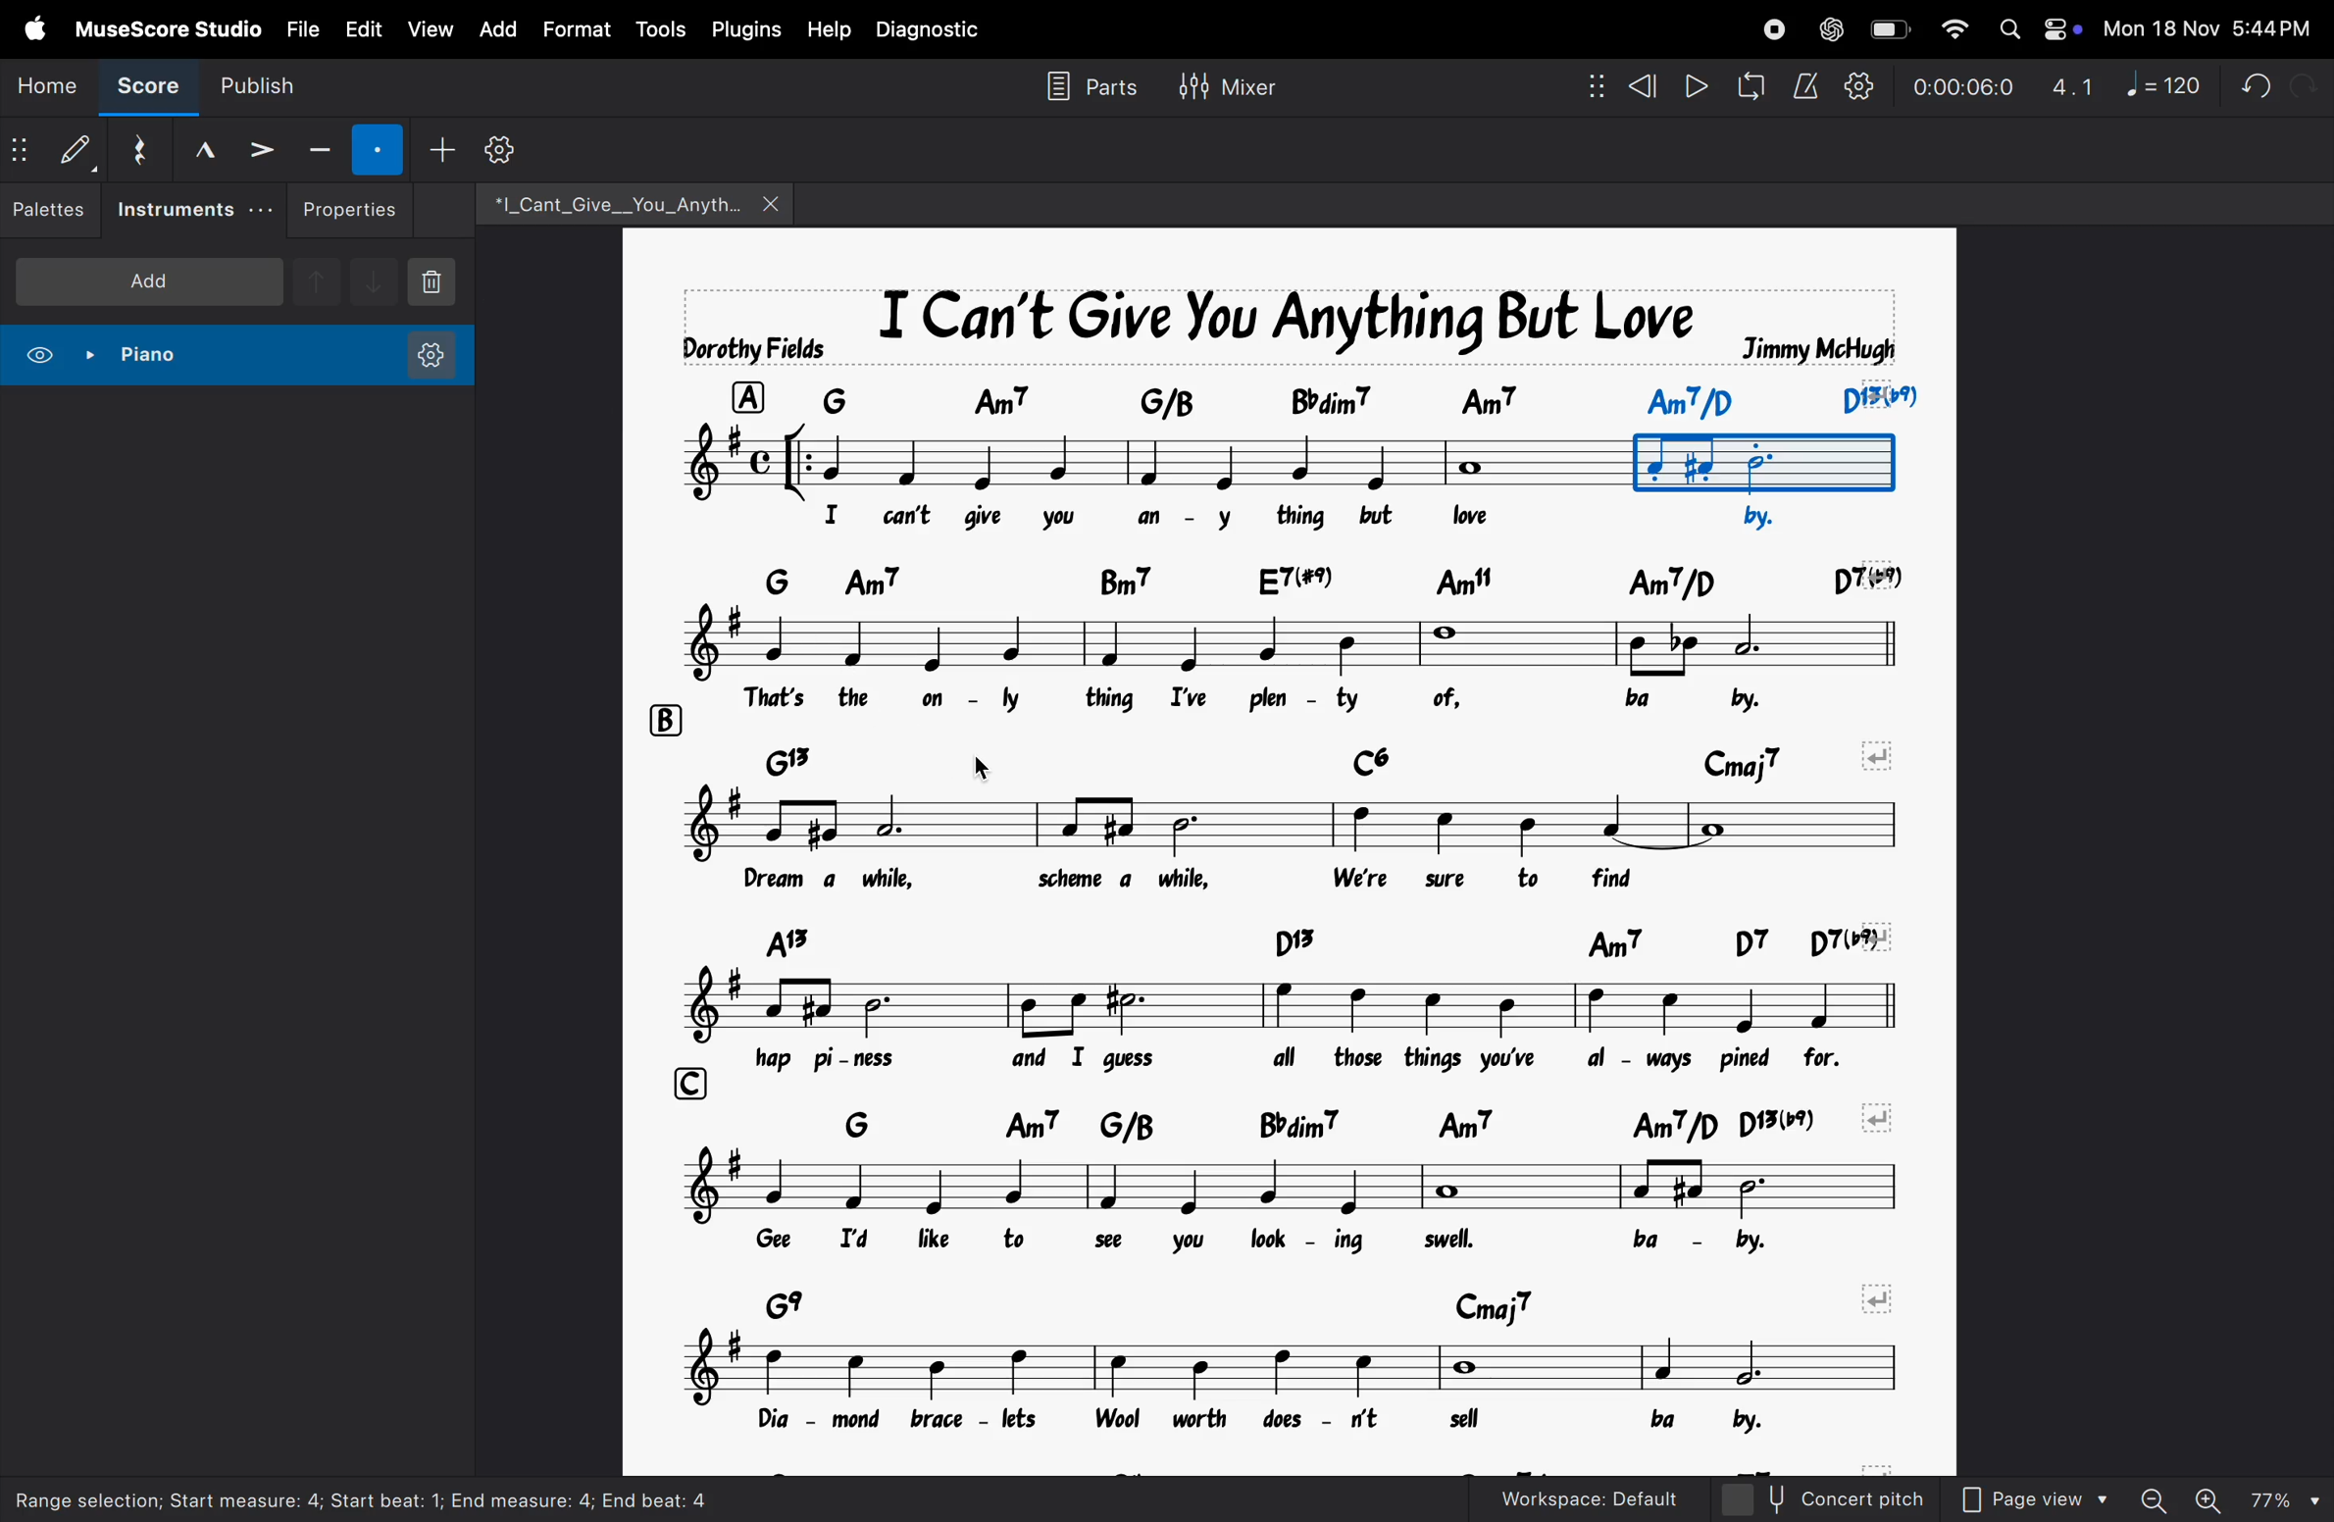 This screenshot has height=1522, width=2334. Describe the element at coordinates (936, 33) in the screenshot. I see `diagnostic` at that location.